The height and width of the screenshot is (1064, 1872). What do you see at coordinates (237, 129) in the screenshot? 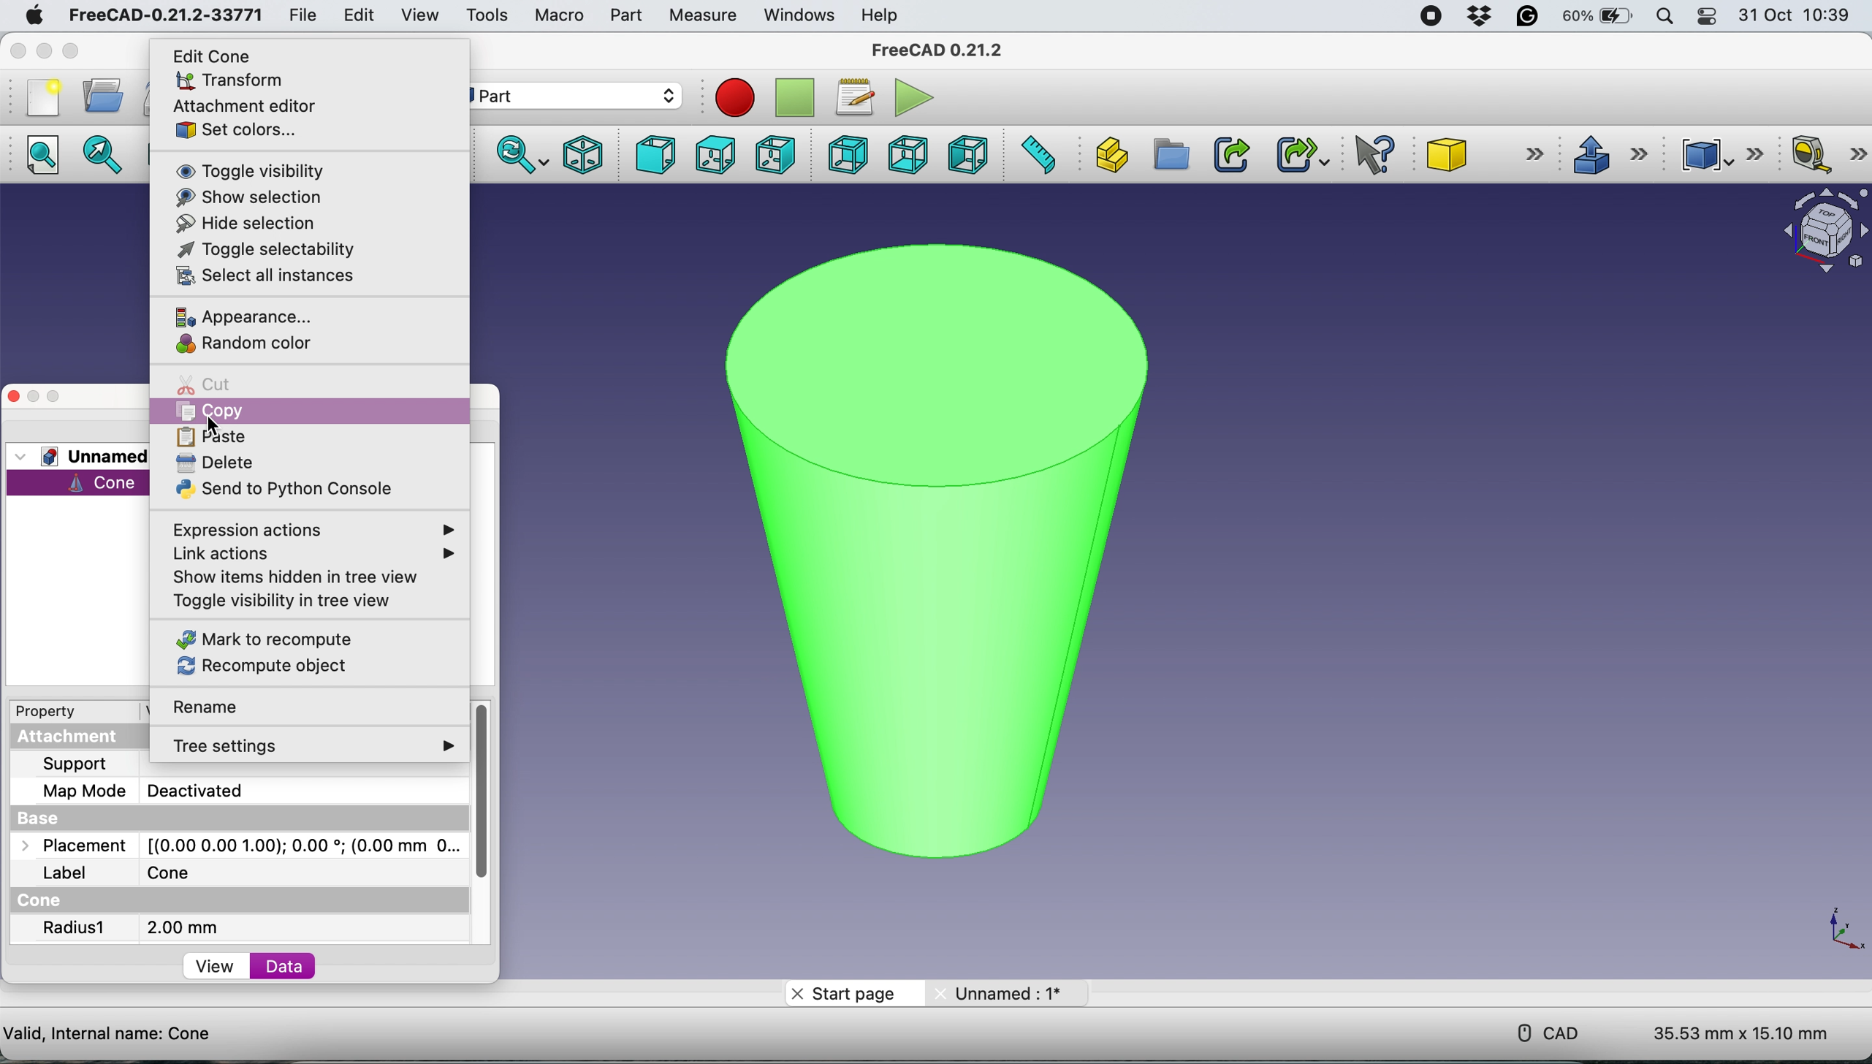
I see `set colors` at bounding box center [237, 129].